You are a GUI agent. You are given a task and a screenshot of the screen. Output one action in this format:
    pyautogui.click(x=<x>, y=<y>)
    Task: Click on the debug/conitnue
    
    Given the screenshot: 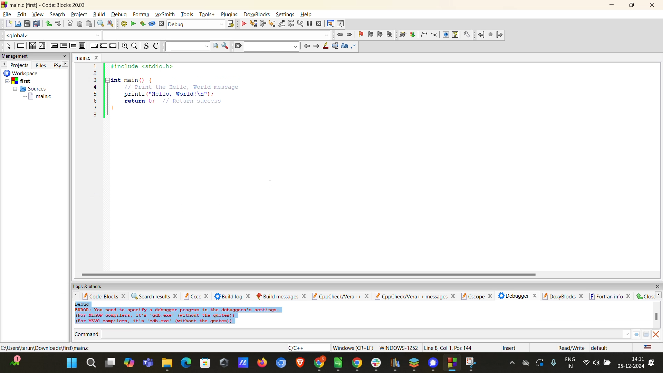 What is the action you would take?
    pyautogui.click(x=243, y=25)
    